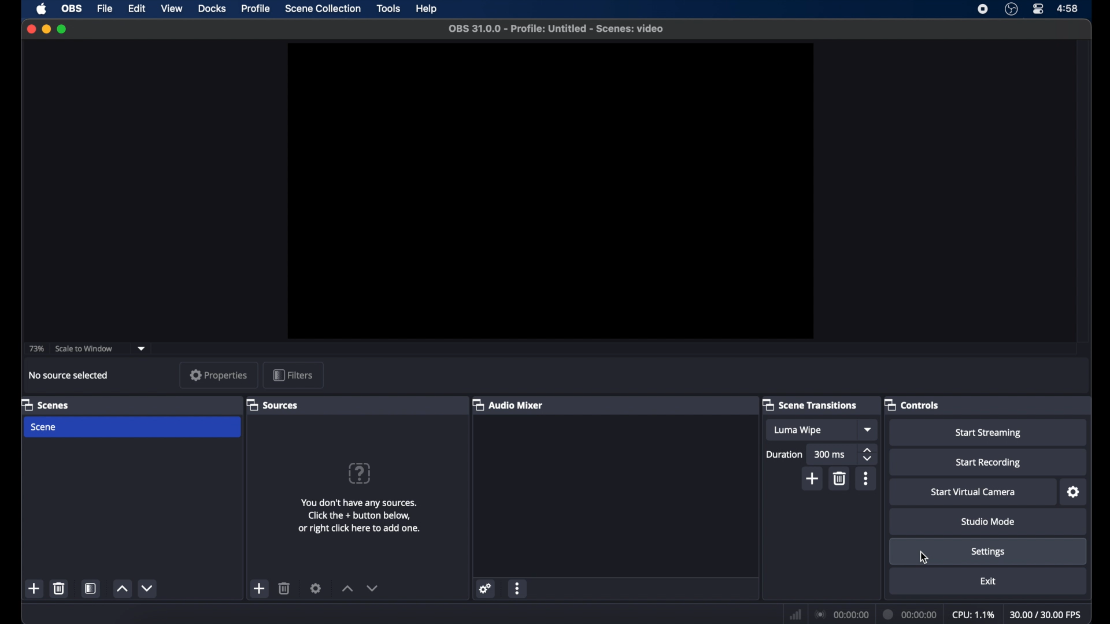 Image resolution: width=1110 pixels, height=624 pixels. What do you see at coordinates (212, 9) in the screenshot?
I see `docks` at bounding box center [212, 9].